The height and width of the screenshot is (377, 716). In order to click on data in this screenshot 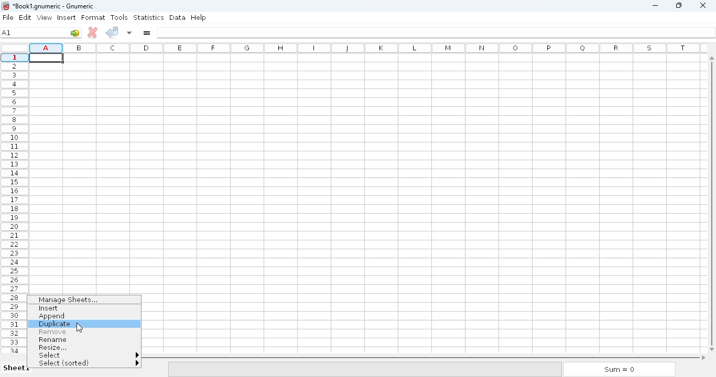, I will do `click(178, 17)`.